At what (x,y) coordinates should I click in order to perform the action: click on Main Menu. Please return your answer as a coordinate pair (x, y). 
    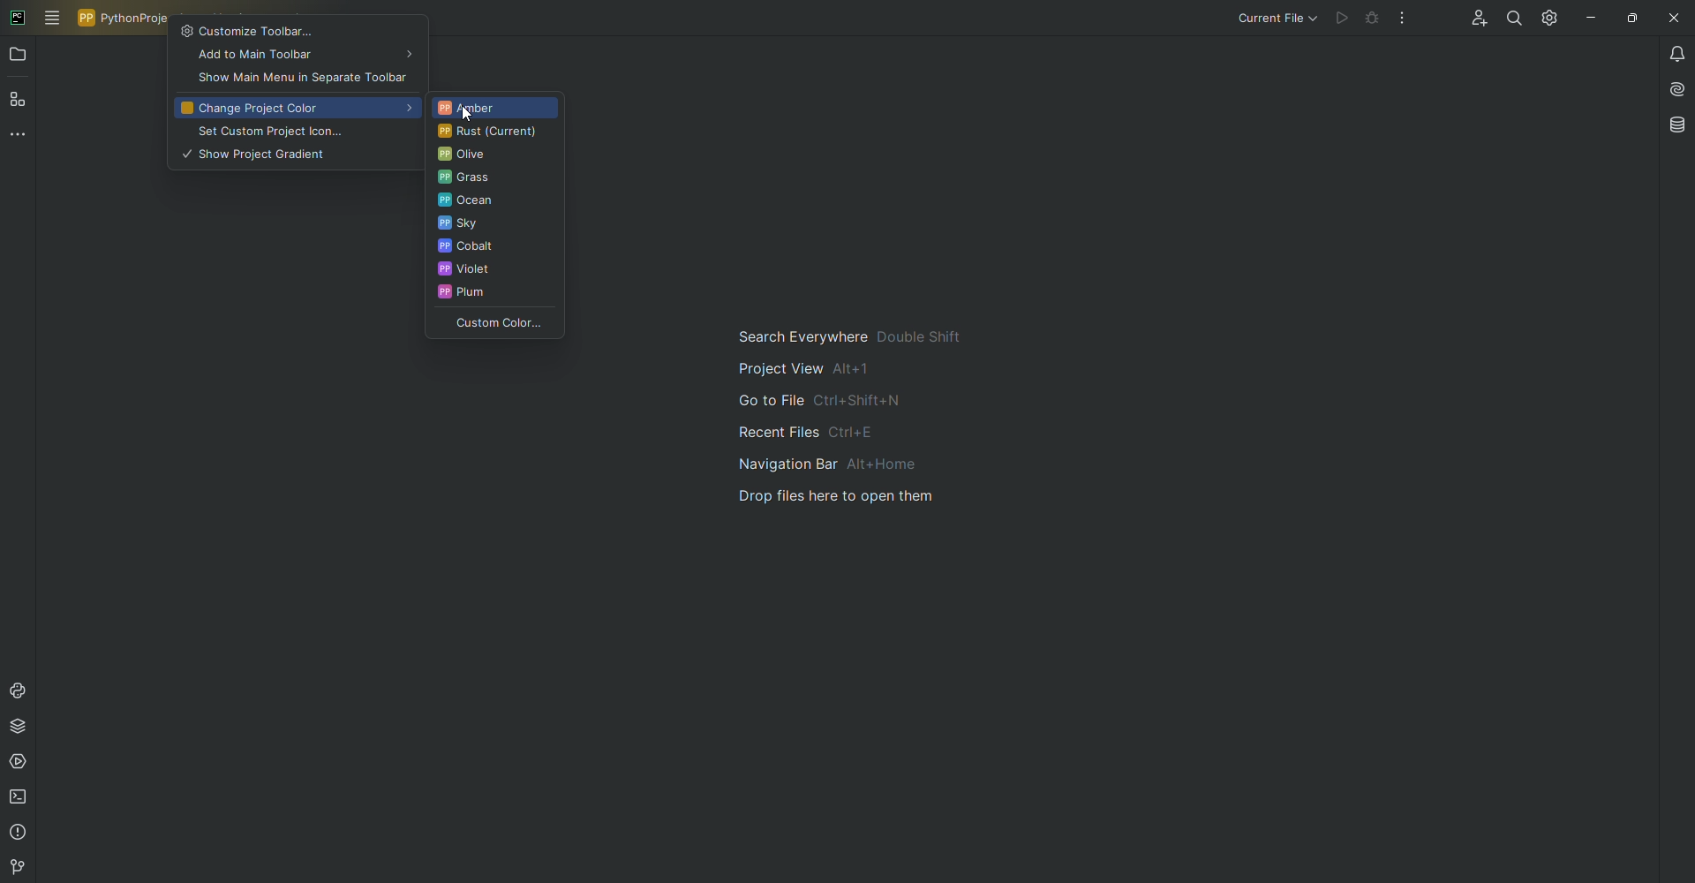
    Looking at the image, I should click on (53, 19).